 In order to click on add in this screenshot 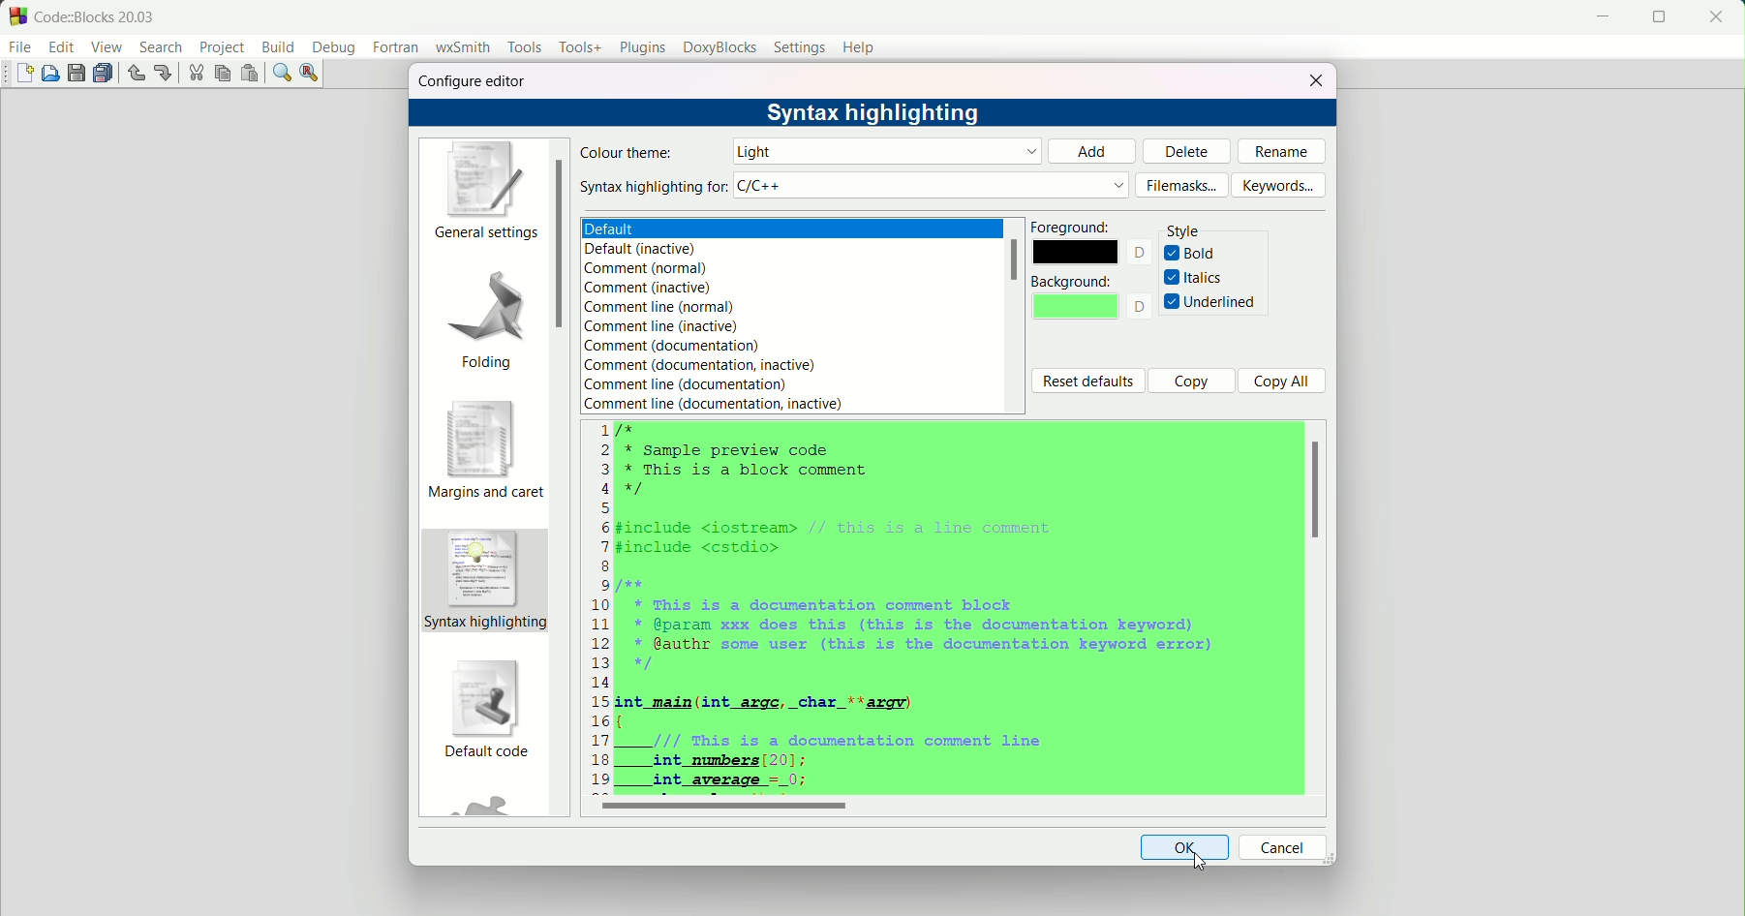, I will do `click(1095, 152)`.